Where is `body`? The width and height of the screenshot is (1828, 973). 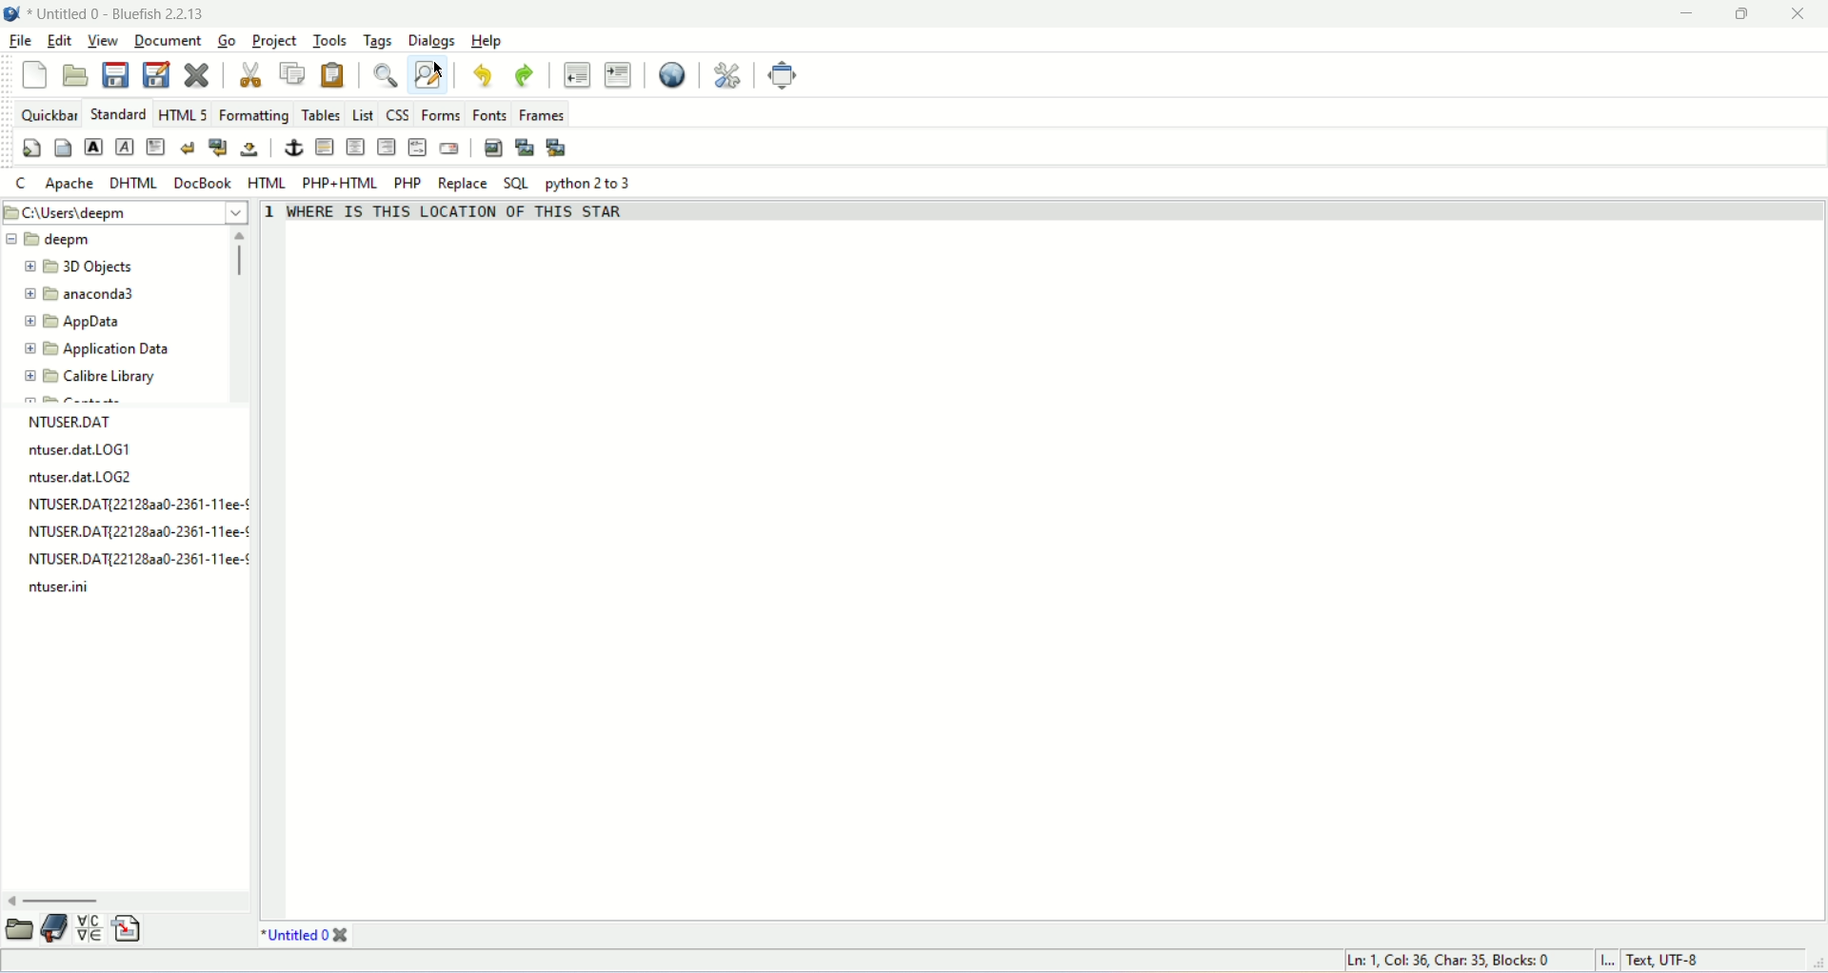 body is located at coordinates (64, 149).